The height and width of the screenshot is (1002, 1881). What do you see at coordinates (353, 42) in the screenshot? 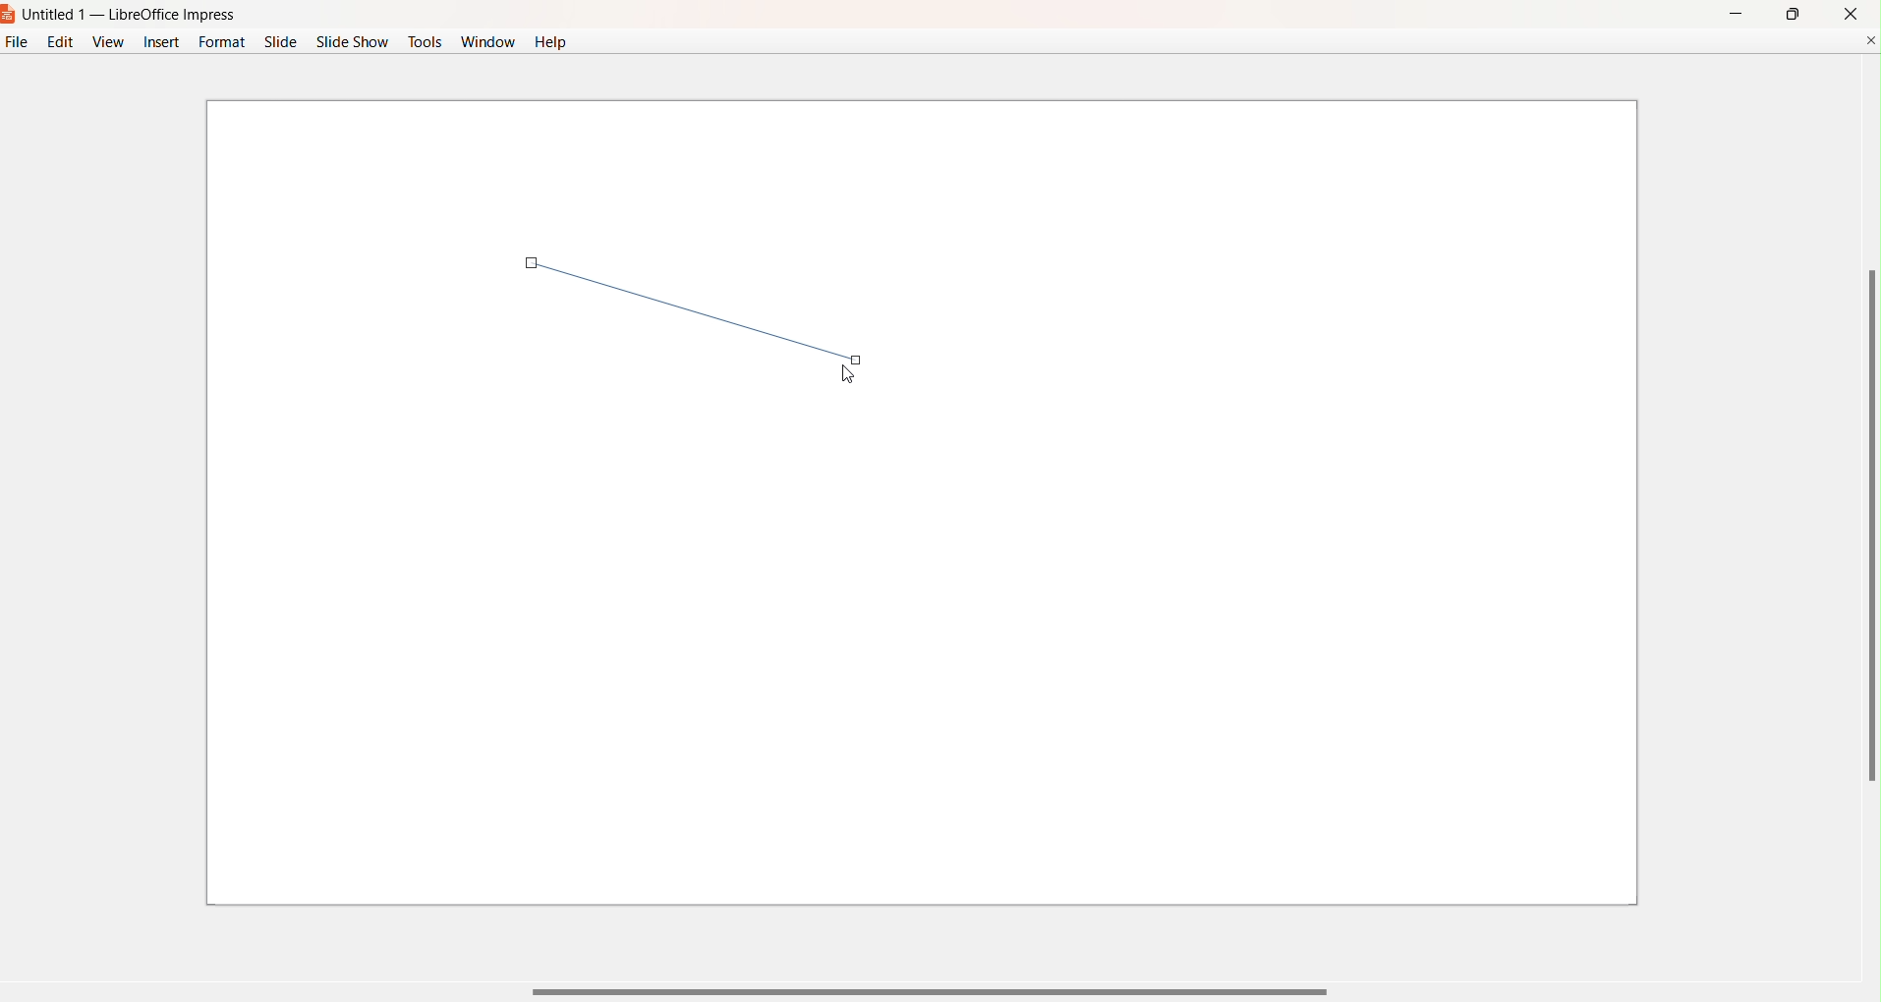
I see `Slide Show` at bounding box center [353, 42].